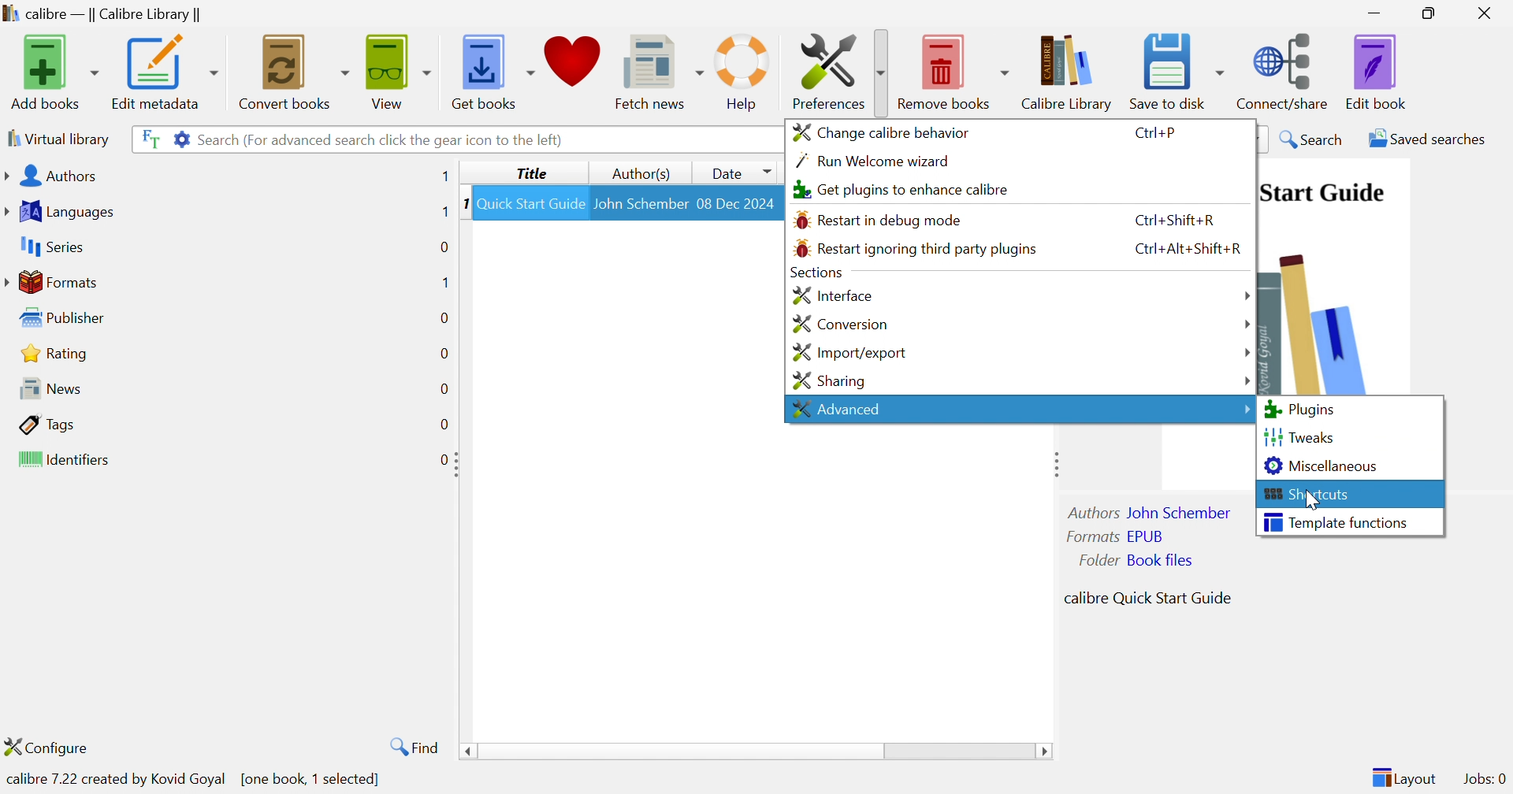 The width and height of the screenshot is (1513, 794). What do you see at coordinates (50, 247) in the screenshot?
I see `Series` at bounding box center [50, 247].